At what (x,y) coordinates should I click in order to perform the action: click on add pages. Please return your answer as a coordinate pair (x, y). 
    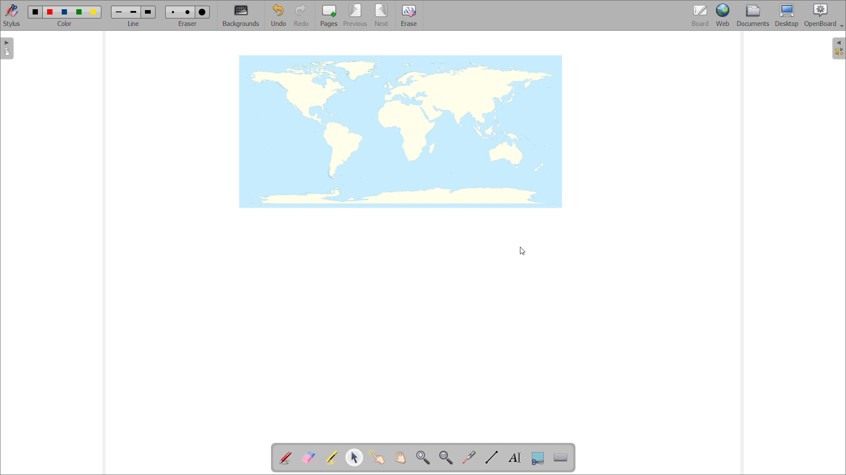
    Looking at the image, I should click on (328, 15).